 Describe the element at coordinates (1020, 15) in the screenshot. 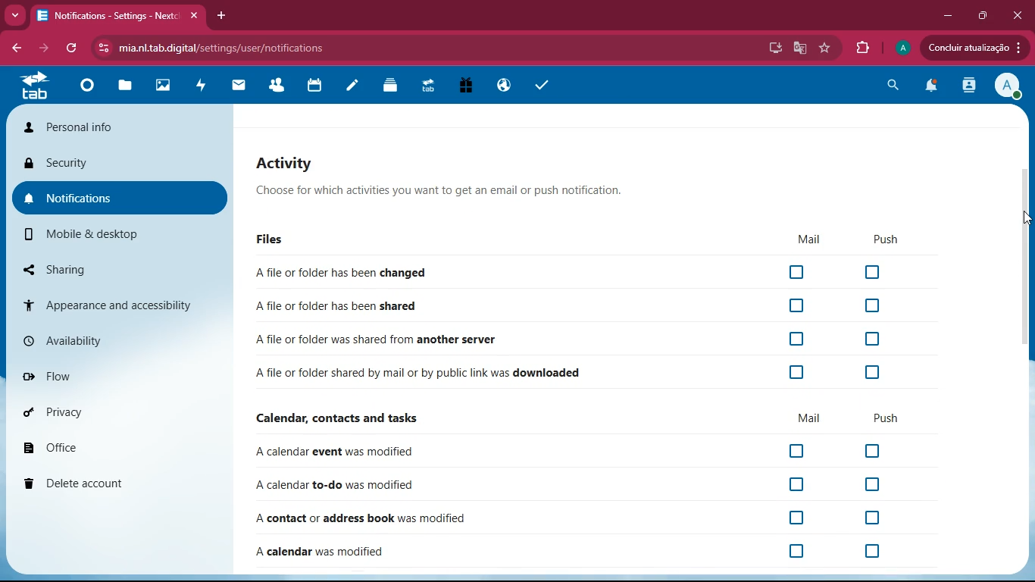

I see `close` at that location.